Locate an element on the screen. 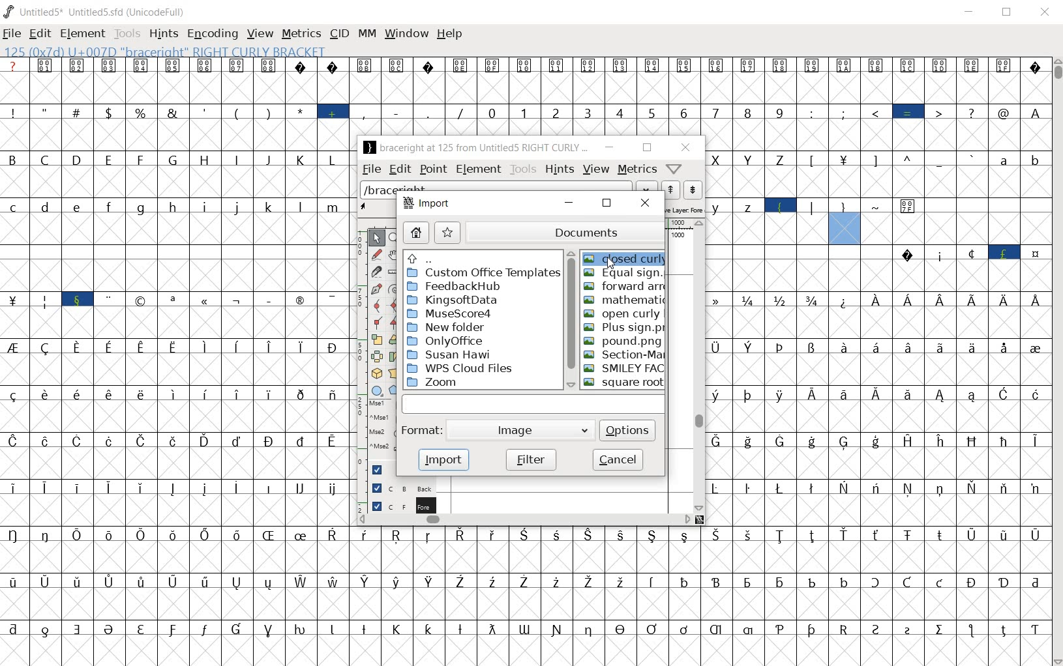 The height and width of the screenshot is (666, 1063). cut splines in two is located at coordinates (375, 271).